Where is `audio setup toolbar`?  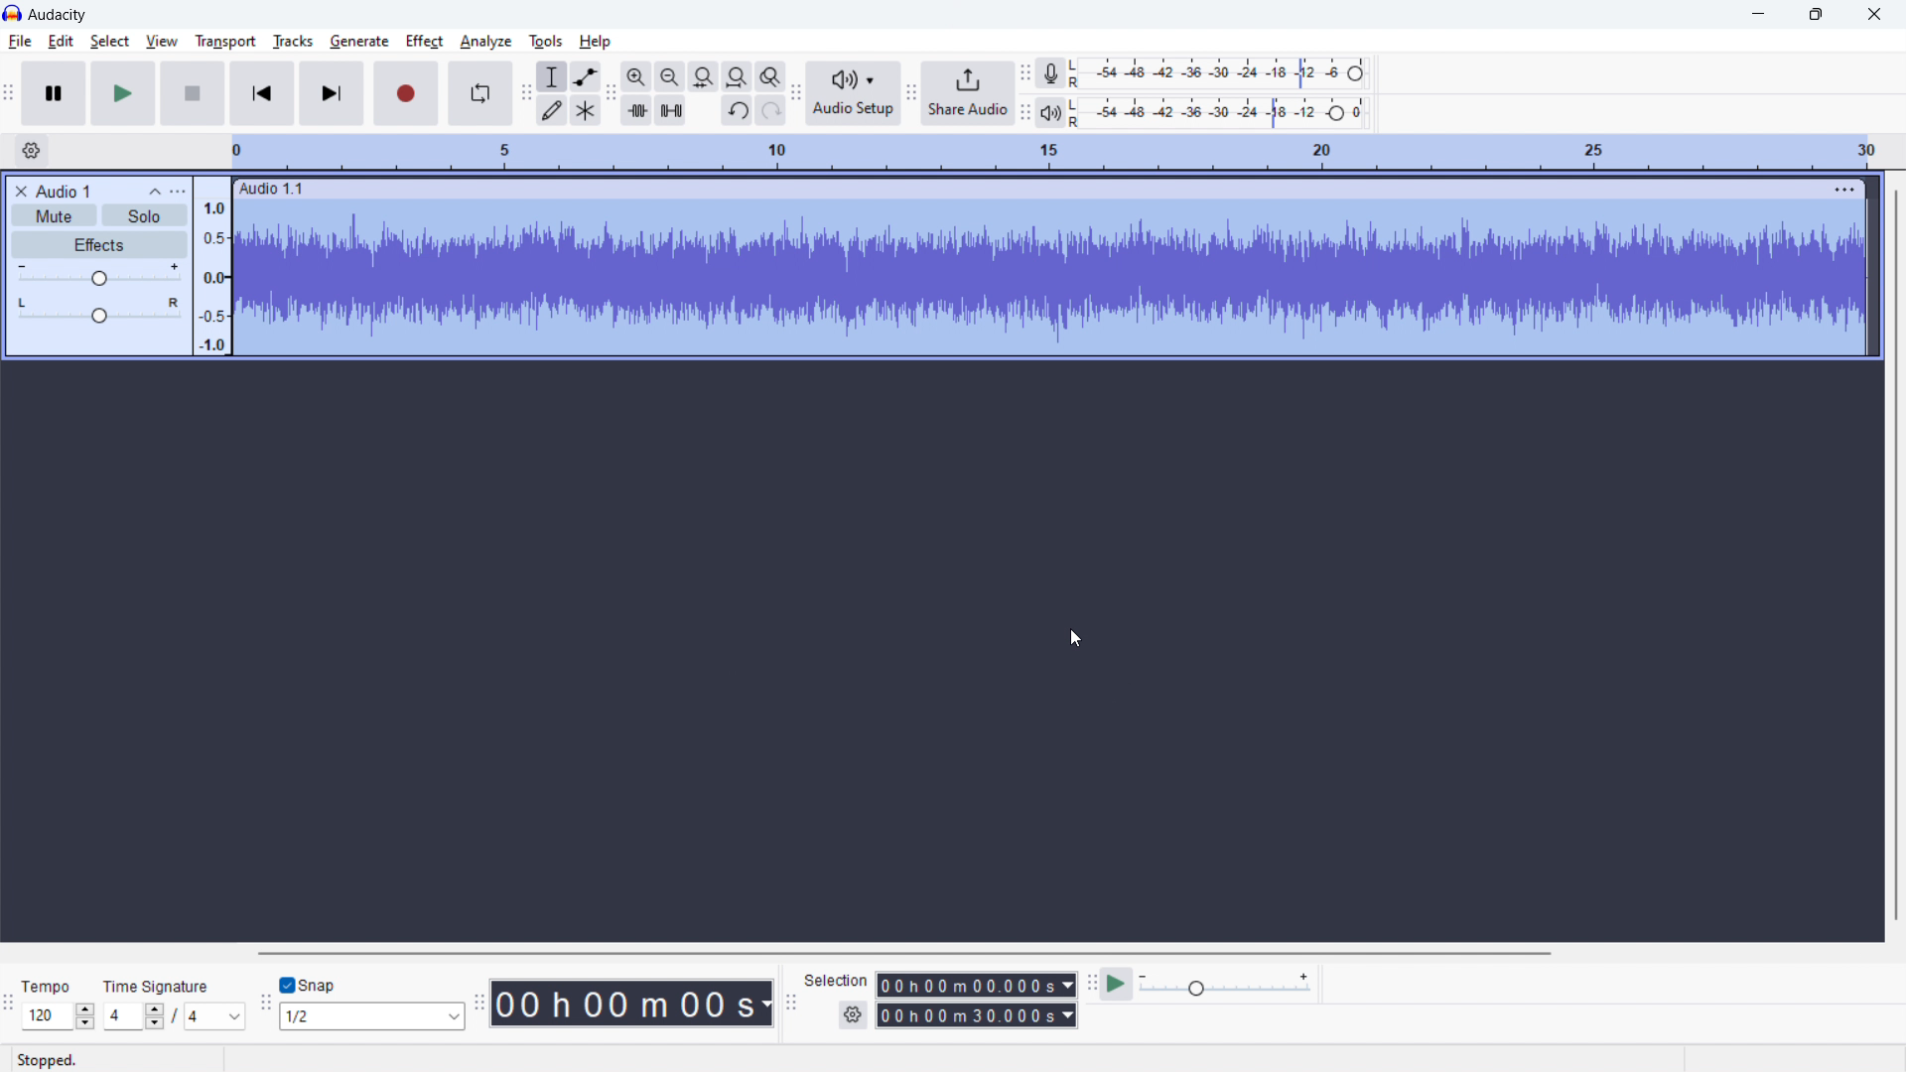 audio setup toolbar is located at coordinates (795, 92).